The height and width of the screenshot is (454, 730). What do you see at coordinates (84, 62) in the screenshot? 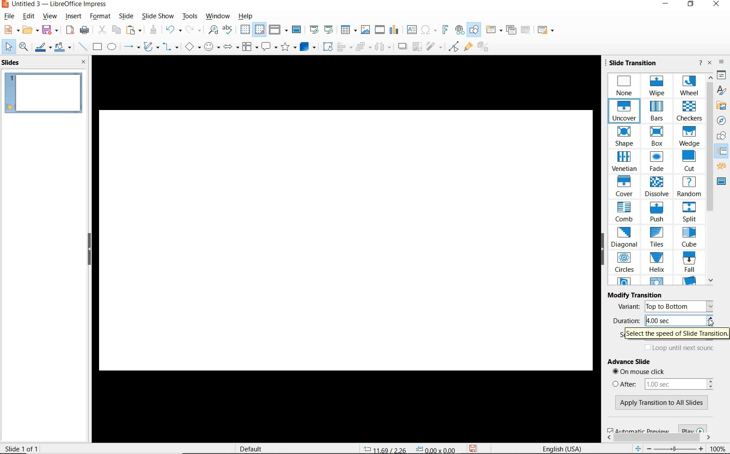
I see `CLOSE` at bounding box center [84, 62].